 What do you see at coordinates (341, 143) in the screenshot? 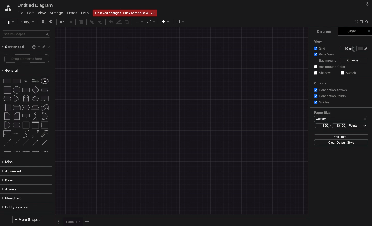
I see `Clear default style` at bounding box center [341, 143].